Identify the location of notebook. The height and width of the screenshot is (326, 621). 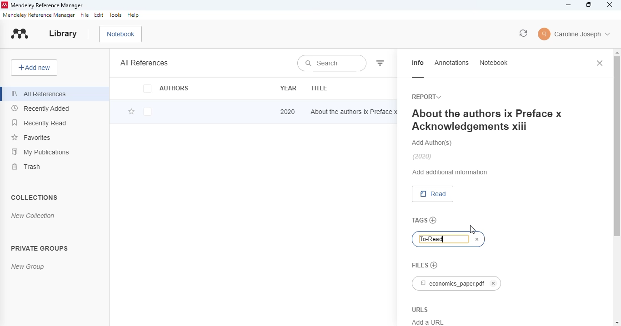
(493, 62).